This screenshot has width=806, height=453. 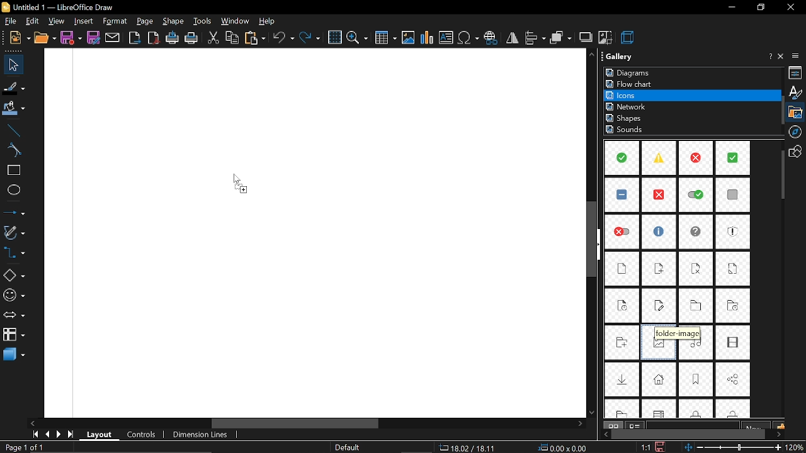 I want to click on Items in icons, so click(x=679, y=280).